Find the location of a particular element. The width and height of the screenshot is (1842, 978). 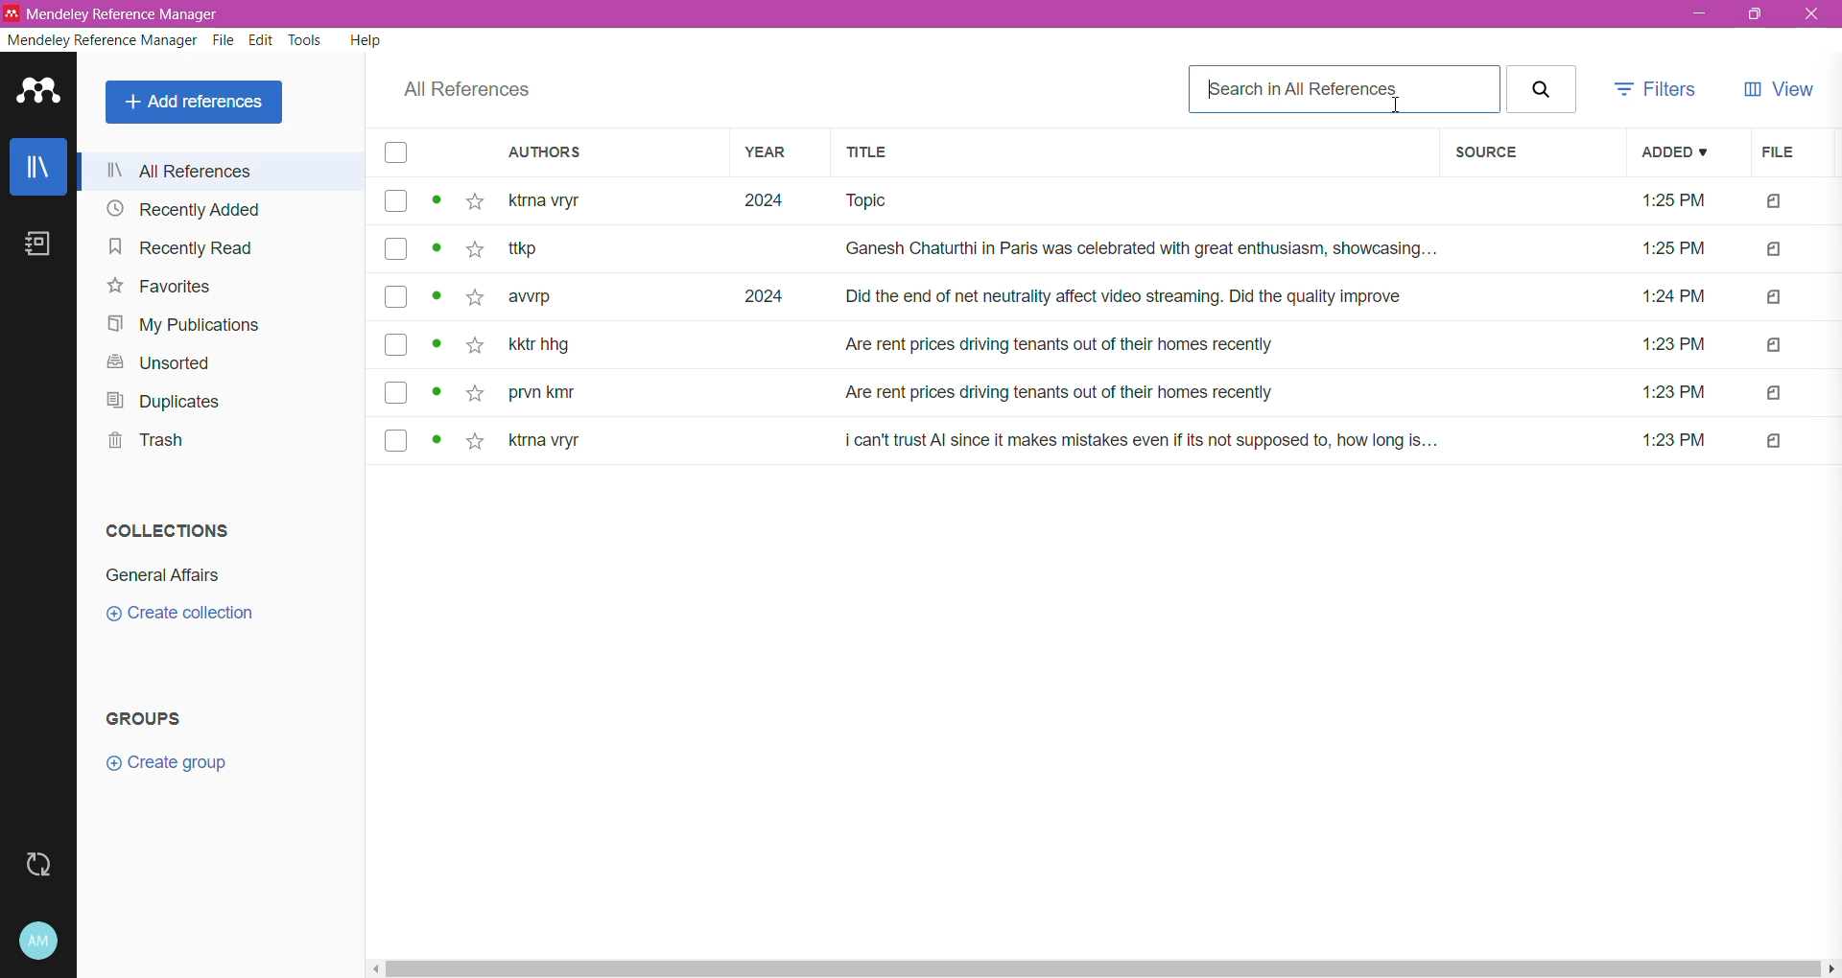

Add References is located at coordinates (194, 103).